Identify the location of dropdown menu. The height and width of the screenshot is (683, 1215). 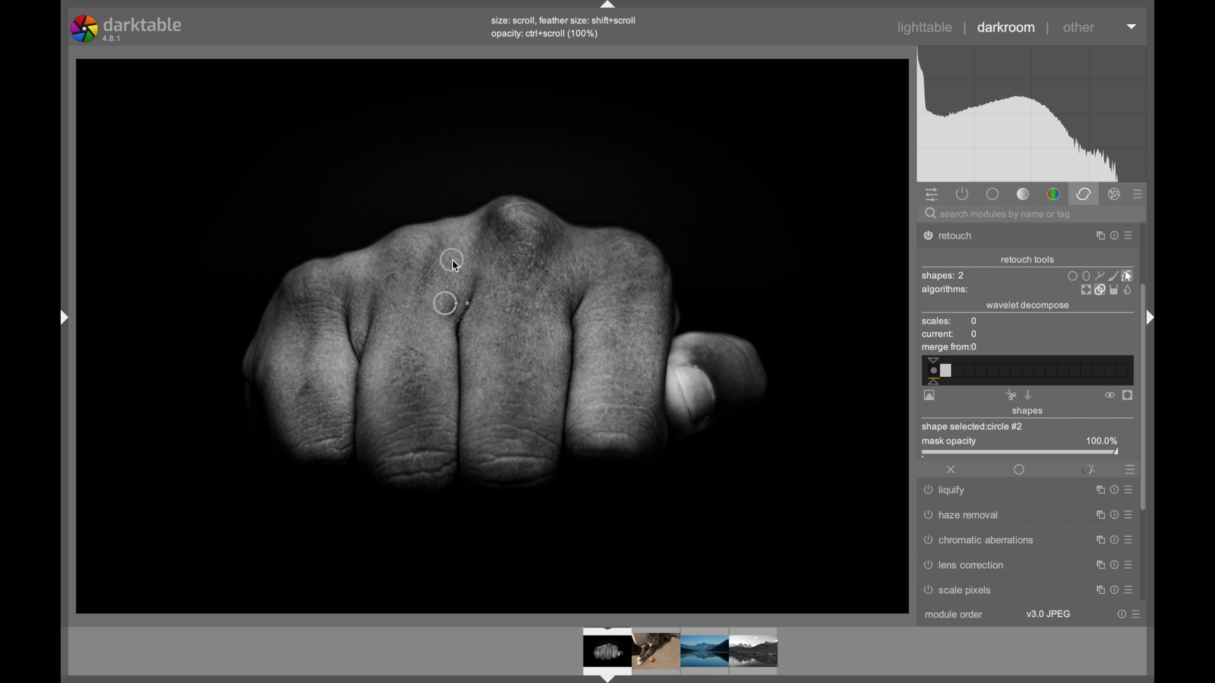
(1132, 25).